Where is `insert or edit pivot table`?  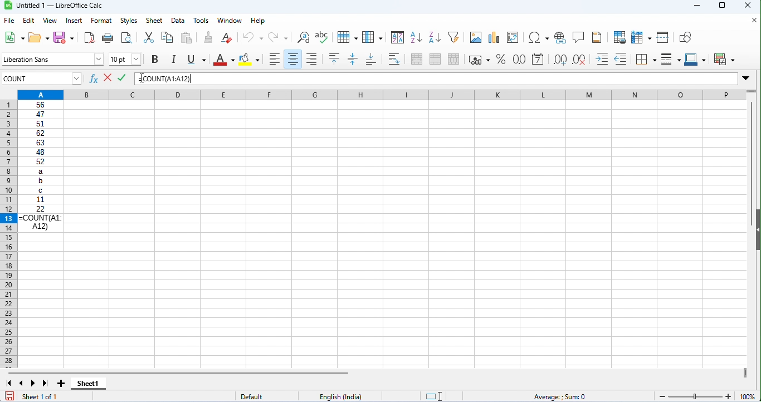
insert or edit pivot table is located at coordinates (514, 37).